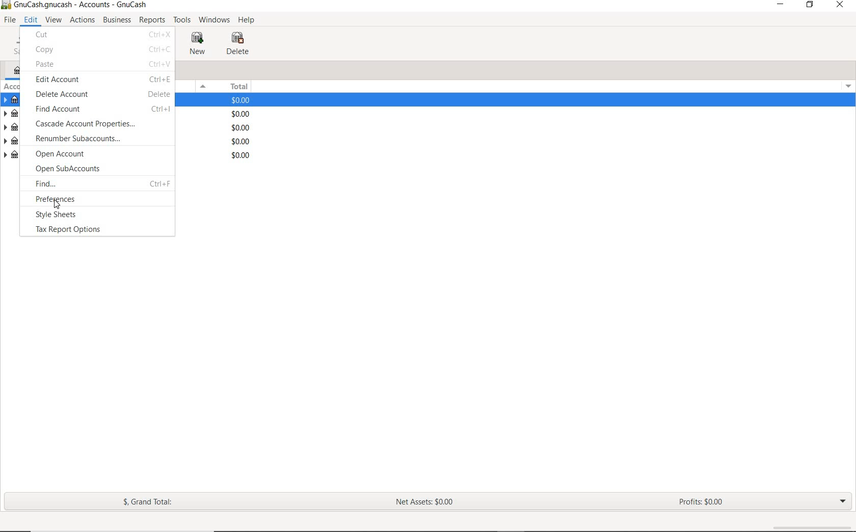 The width and height of the screenshot is (856, 532). What do you see at coordinates (841, 6) in the screenshot?
I see `CLOSE` at bounding box center [841, 6].